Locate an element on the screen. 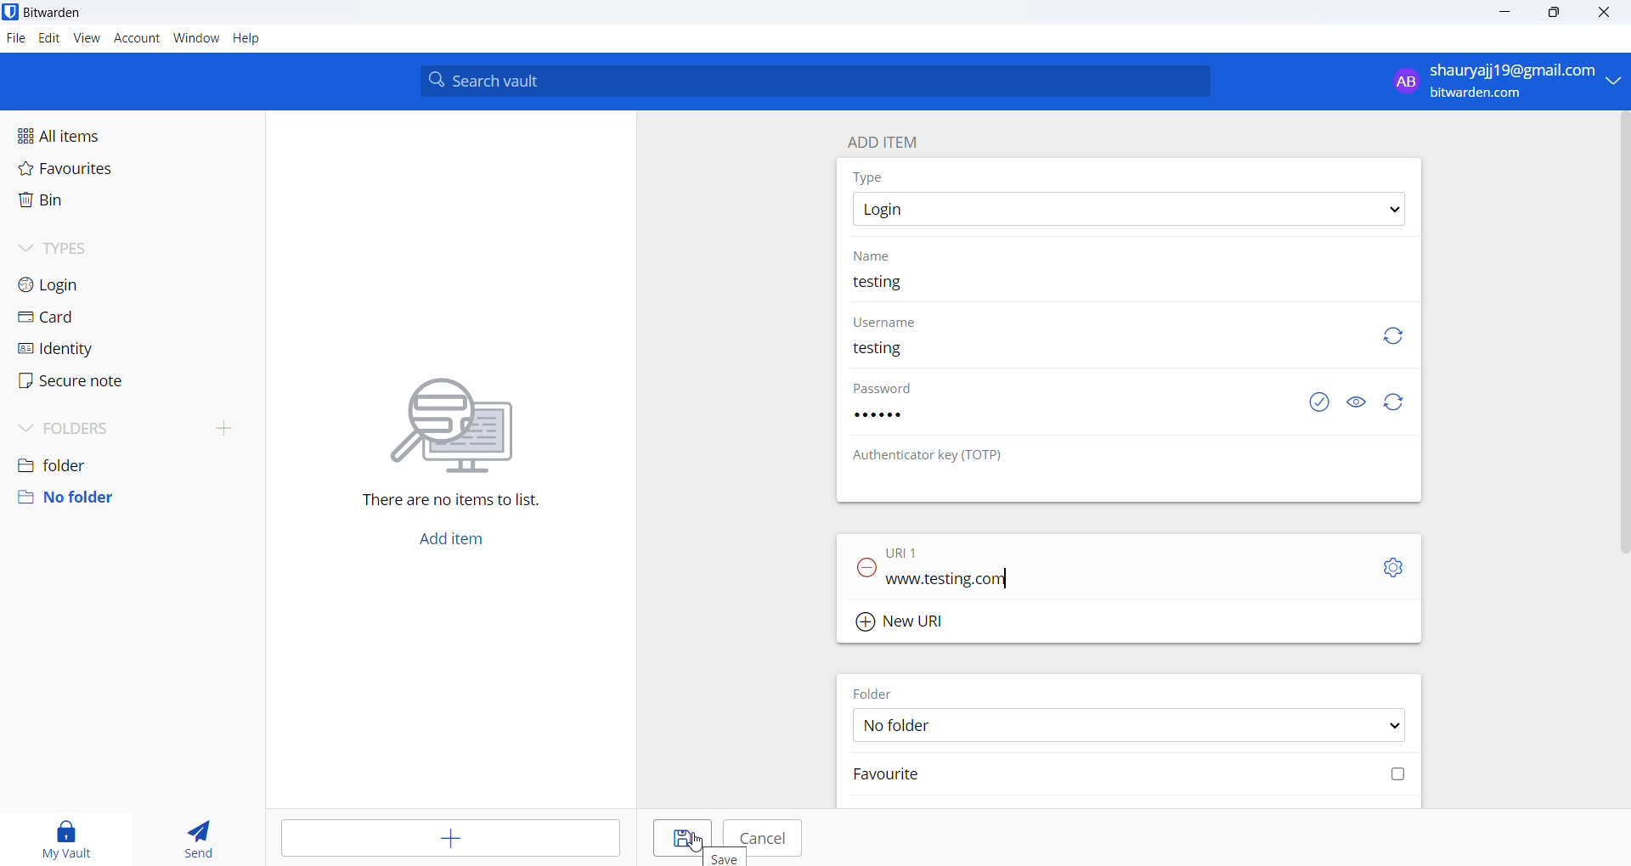 This screenshot has width=1631, height=866. send is located at coordinates (200, 836).